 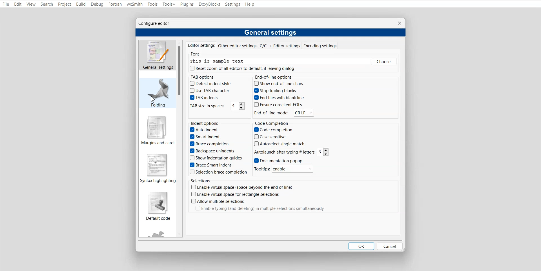 What do you see at coordinates (158, 130) in the screenshot?
I see `Margins and caret` at bounding box center [158, 130].